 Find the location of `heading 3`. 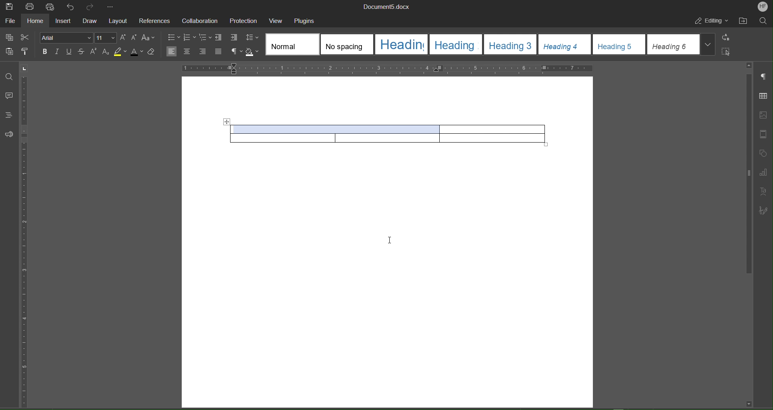

heading 3 is located at coordinates (511, 44).